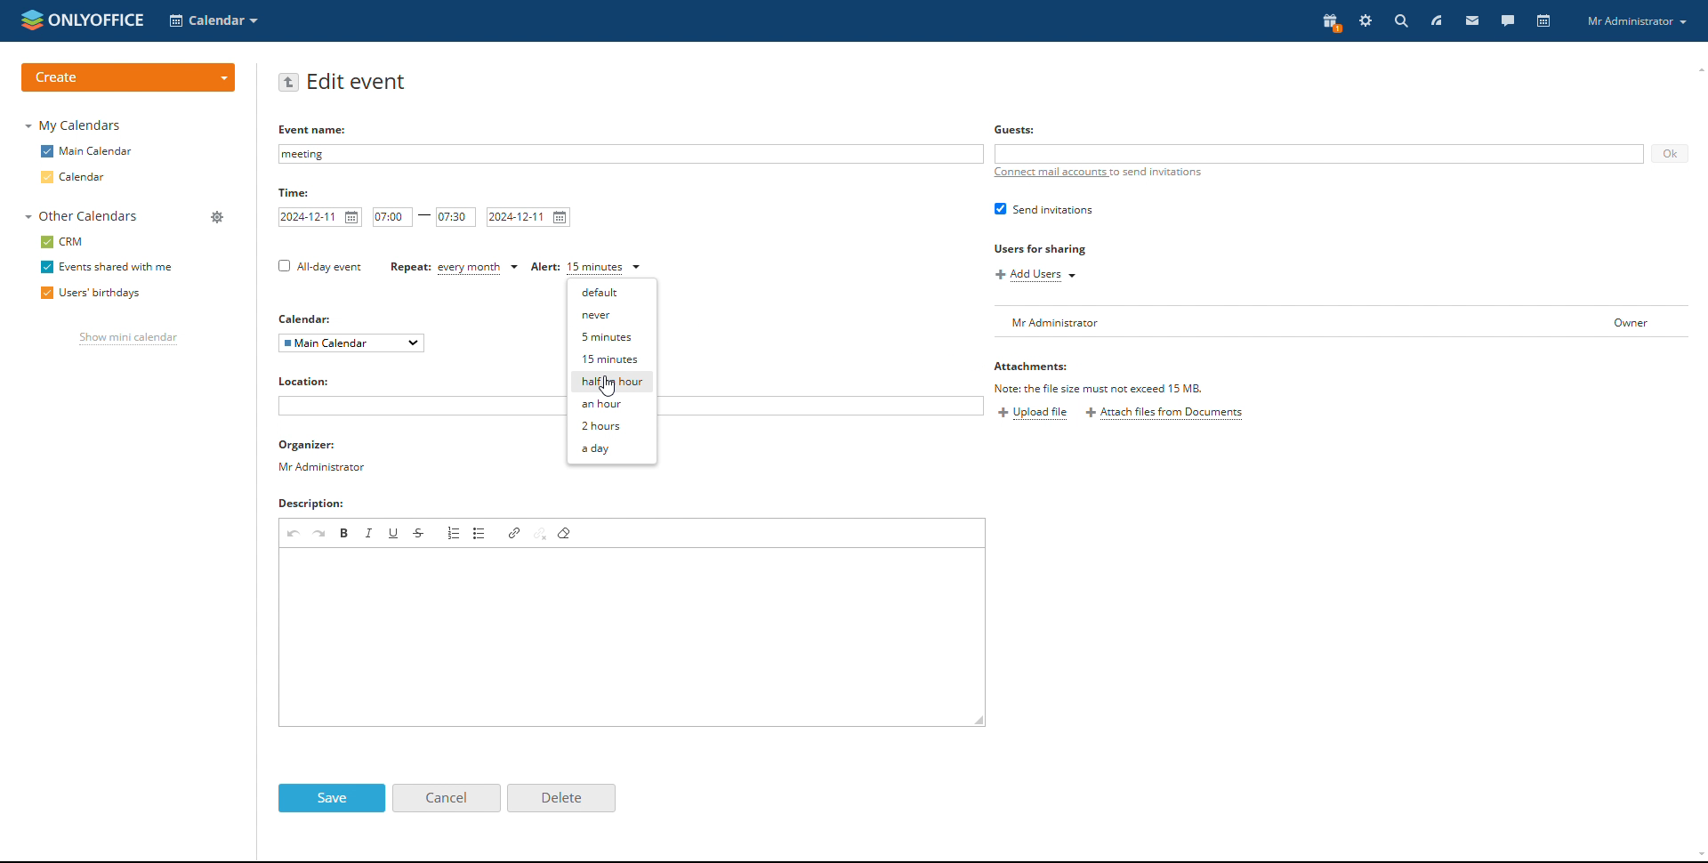  I want to click on strikethrough, so click(420, 532).